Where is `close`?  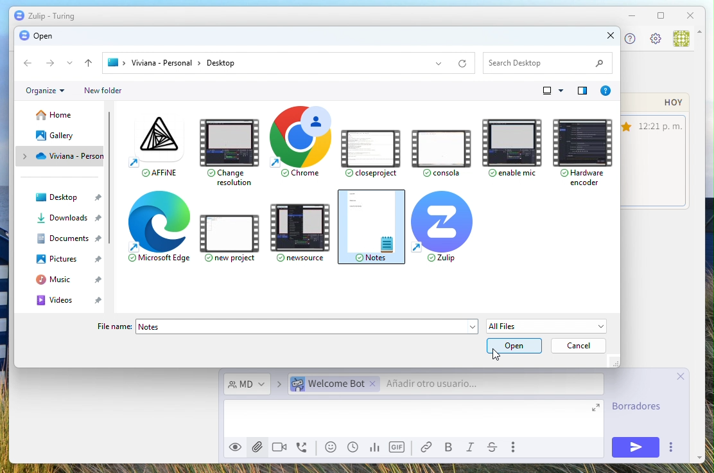 close is located at coordinates (603, 37).